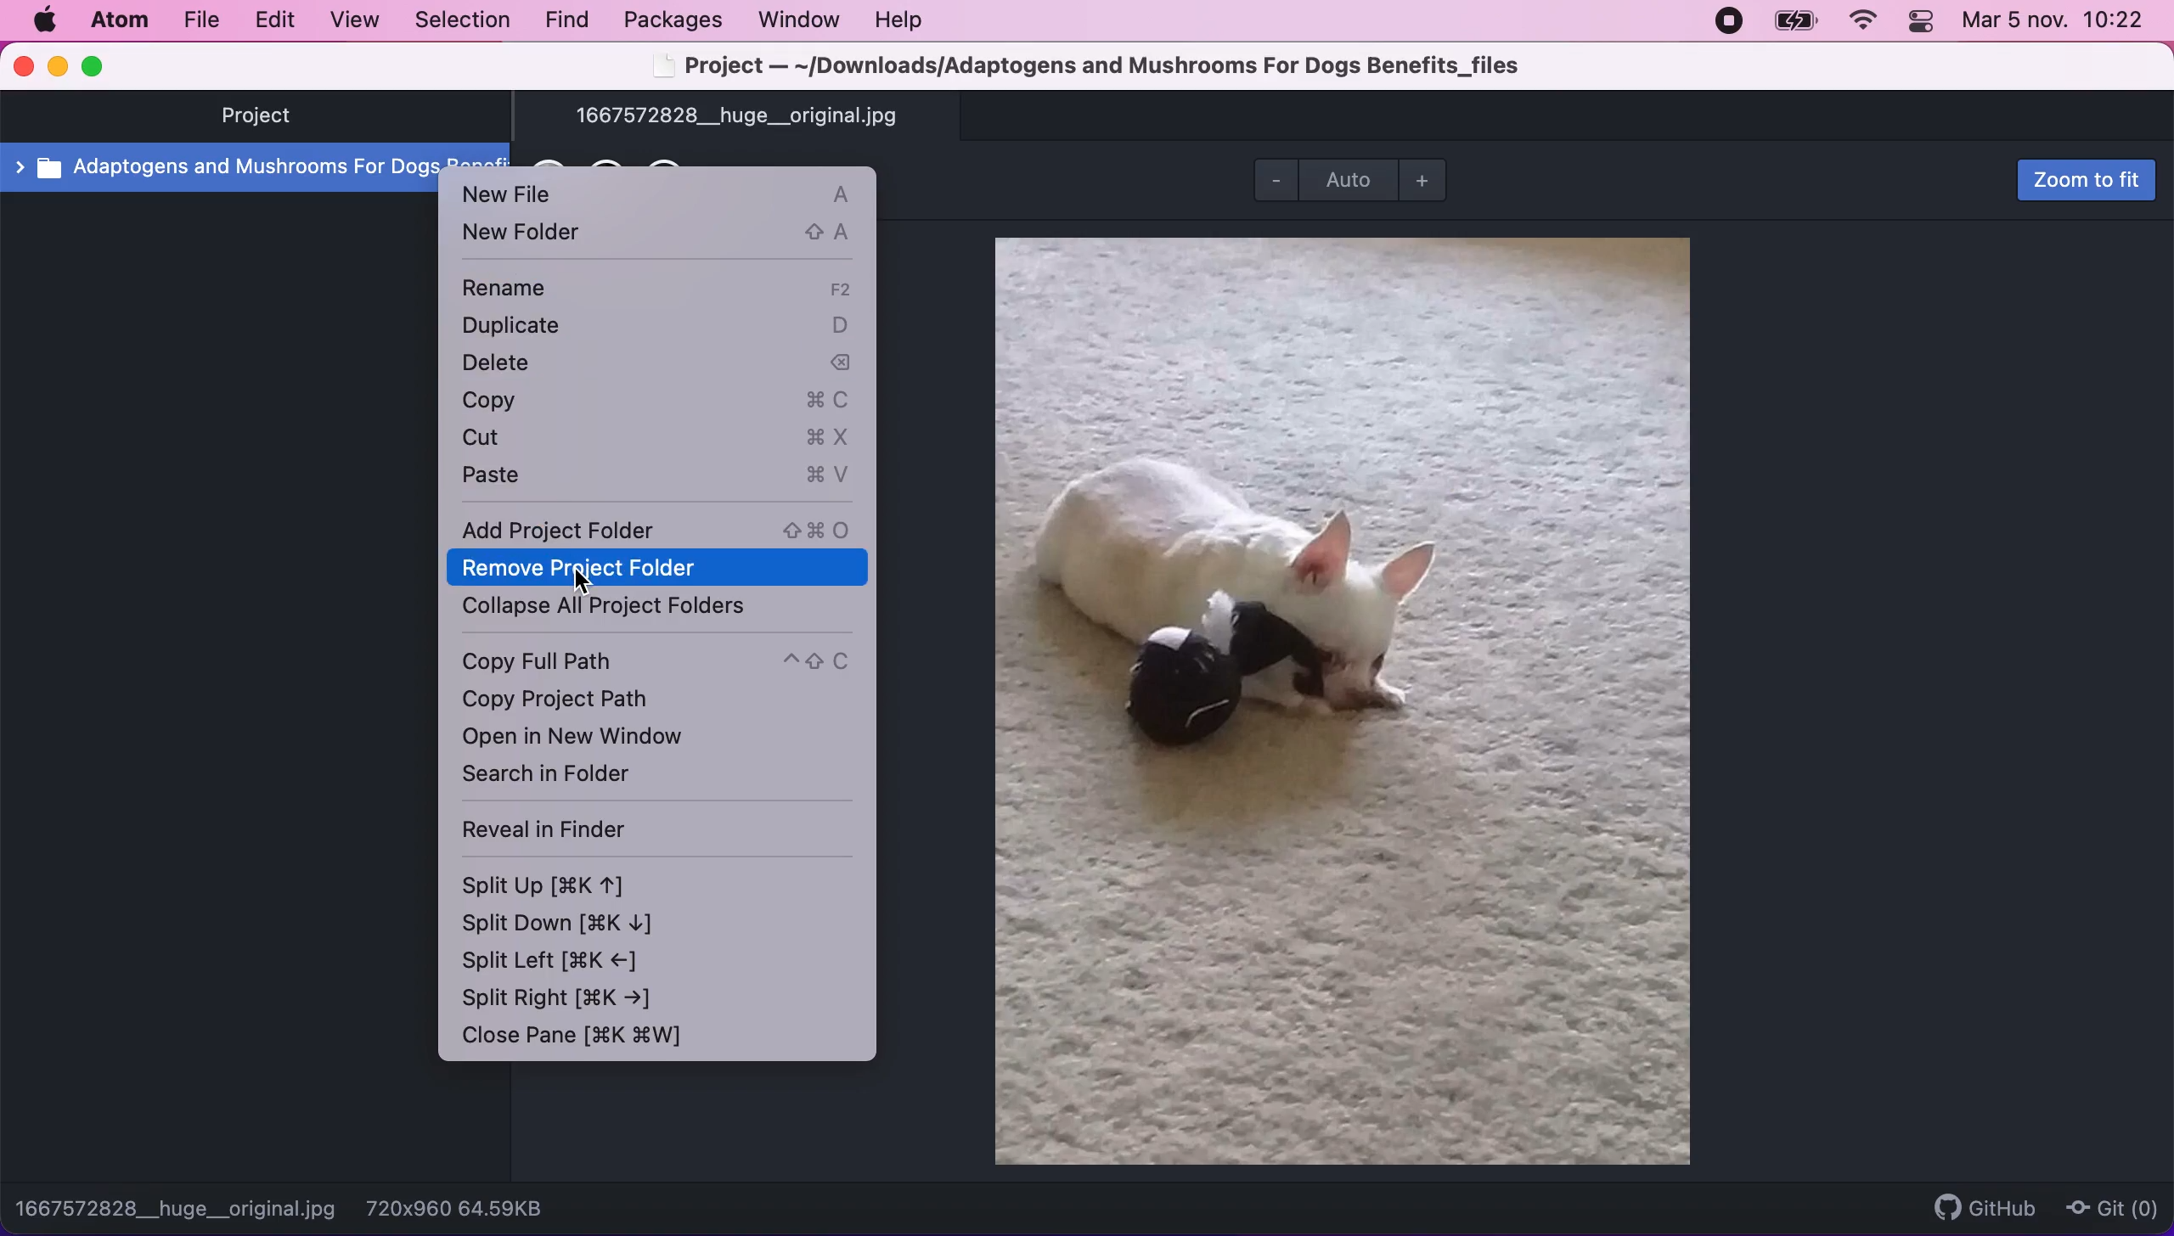 This screenshot has height=1236, width=2174. Describe the element at coordinates (596, 738) in the screenshot. I see `open in new window` at that location.